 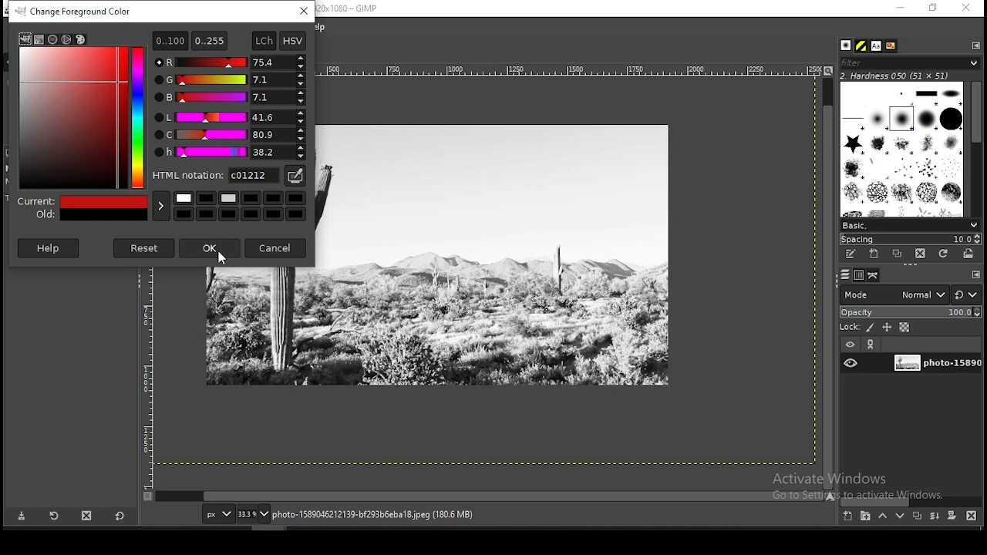 What do you see at coordinates (965, 8) in the screenshot?
I see `close window` at bounding box center [965, 8].